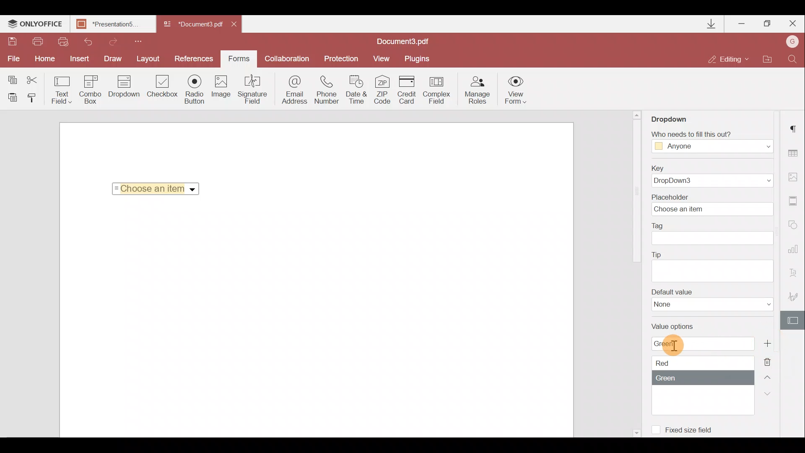 The height and width of the screenshot is (453, 805). I want to click on Chart settings, so click(795, 249).